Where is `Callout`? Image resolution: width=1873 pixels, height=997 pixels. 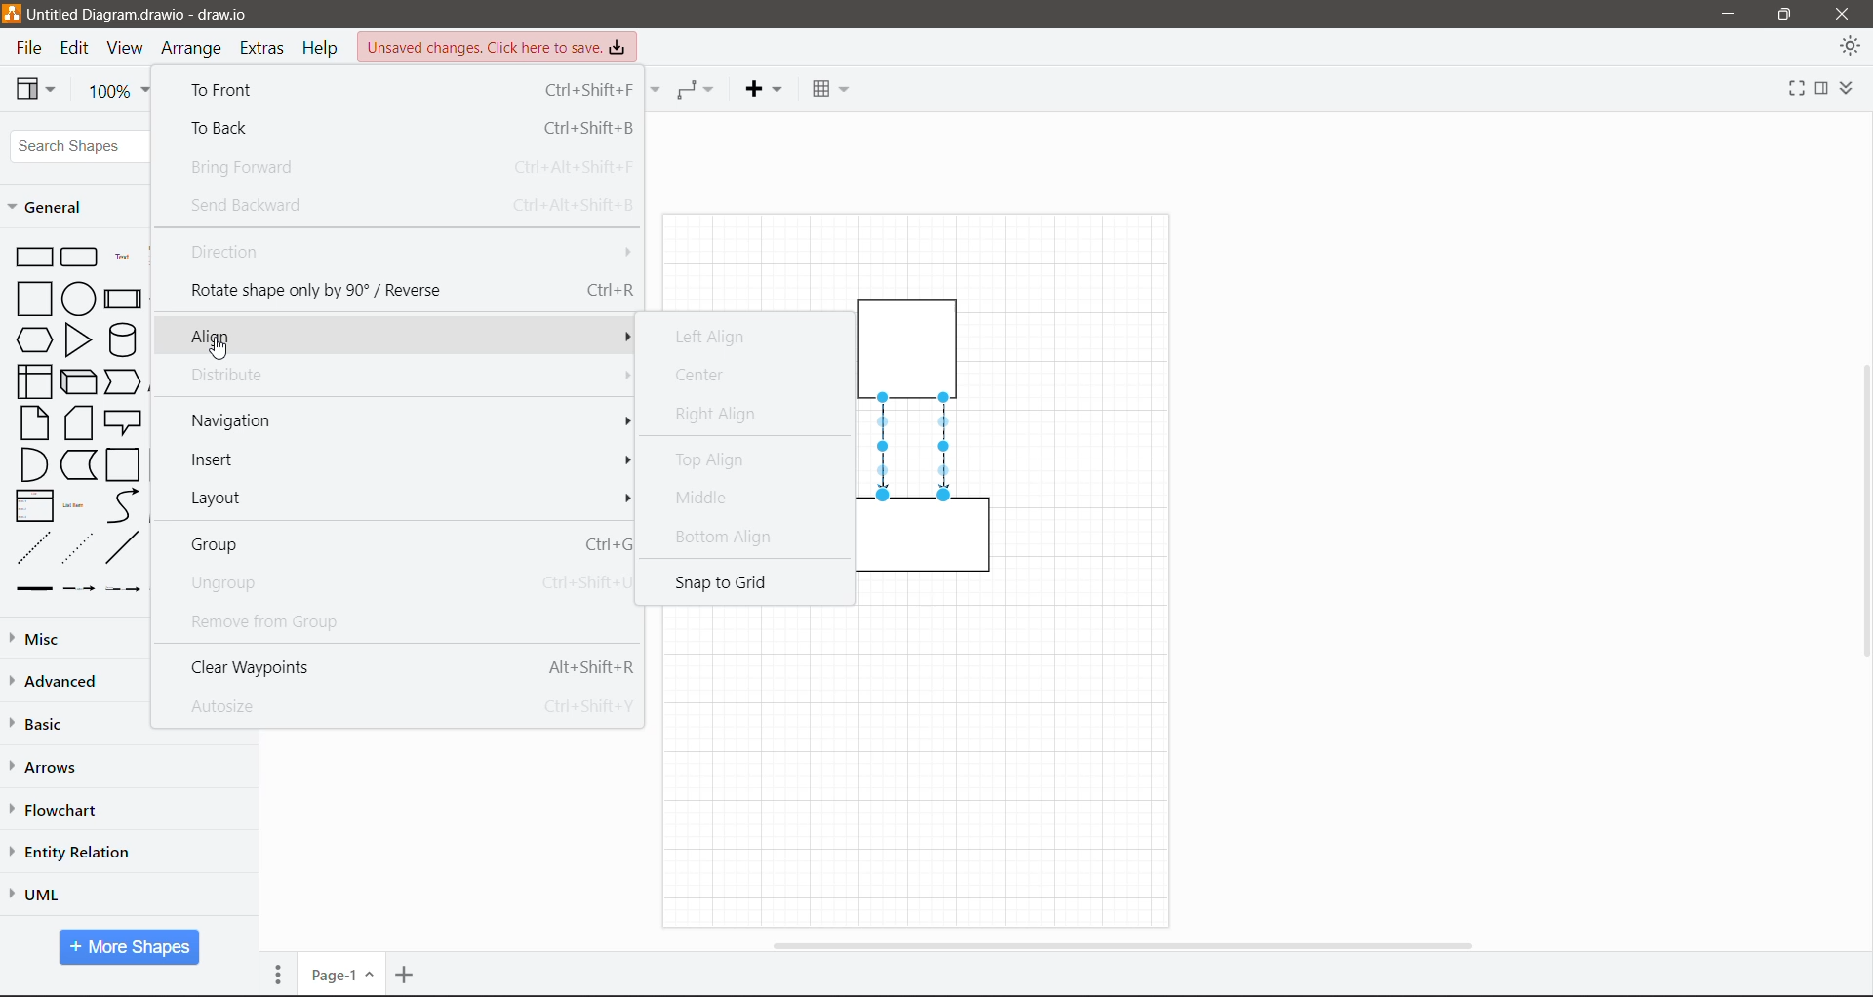
Callout is located at coordinates (123, 422).